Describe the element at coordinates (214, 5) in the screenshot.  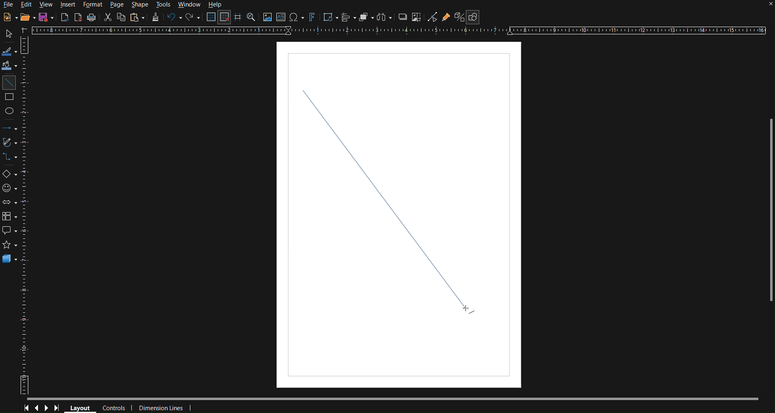
I see `Help` at that location.